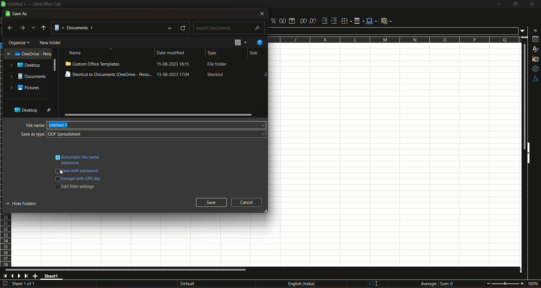 The height and width of the screenshot is (288, 541). What do you see at coordinates (36, 4) in the screenshot?
I see `untitled 1- libreoffice calc` at bounding box center [36, 4].